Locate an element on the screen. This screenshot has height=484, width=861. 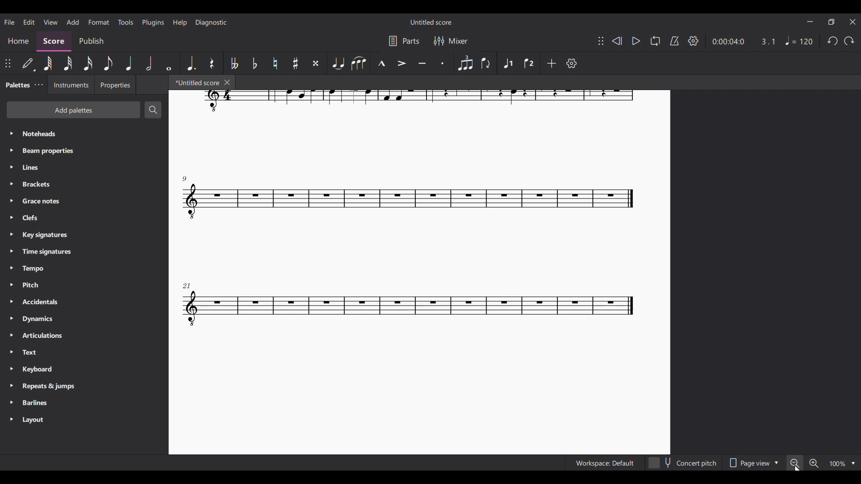
Augmentation dot is located at coordinates (191, 63).